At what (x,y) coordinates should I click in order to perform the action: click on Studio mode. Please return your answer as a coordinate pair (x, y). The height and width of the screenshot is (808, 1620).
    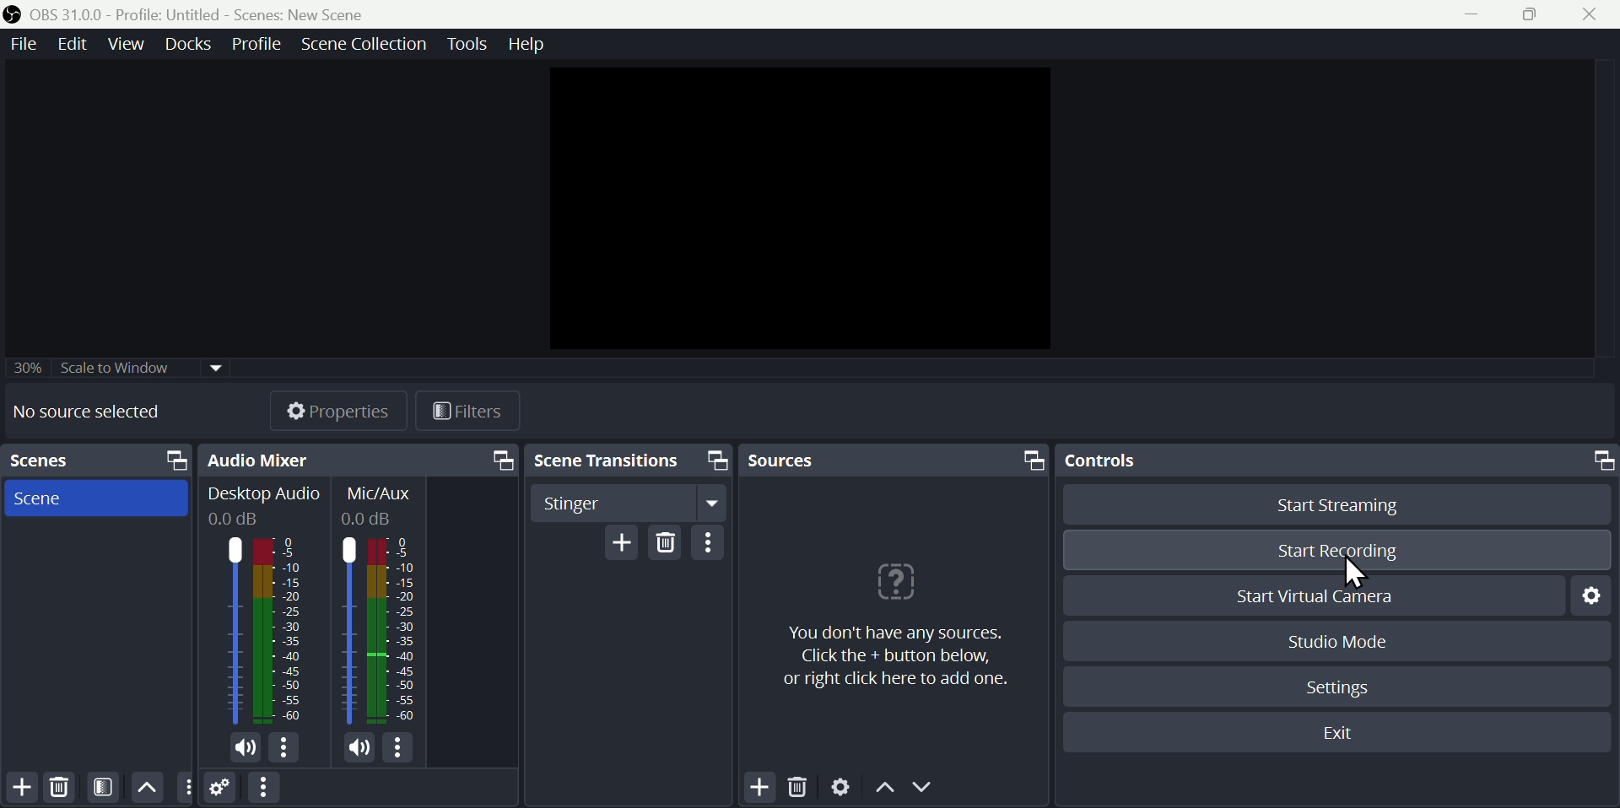
    Looking at the image, I should click on (1339, 638).